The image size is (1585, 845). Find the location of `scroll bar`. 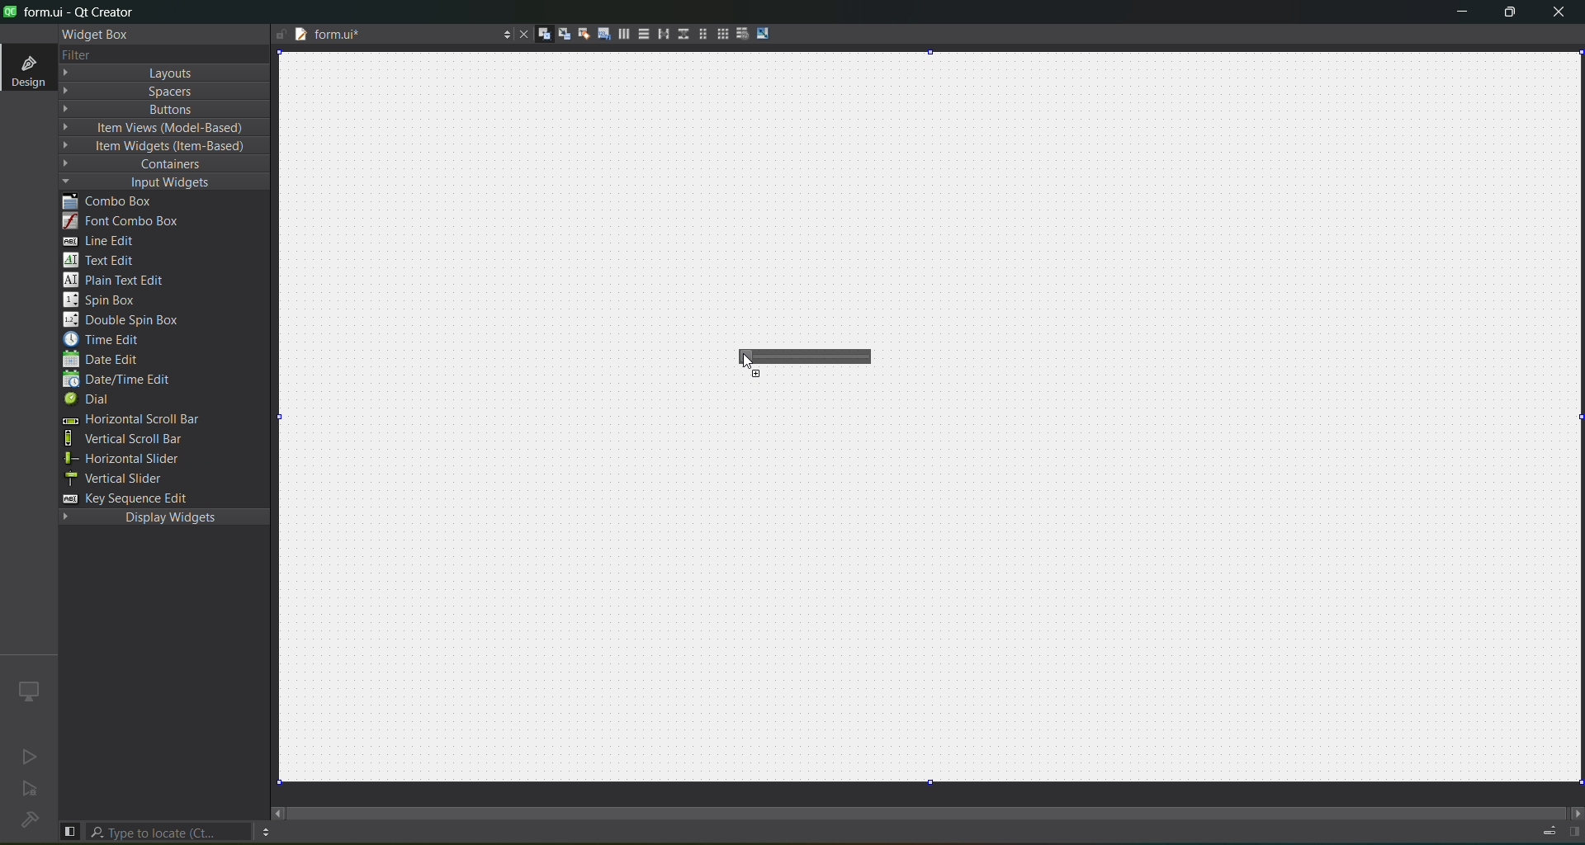

scroll bar is located at coordinates (935, 812).